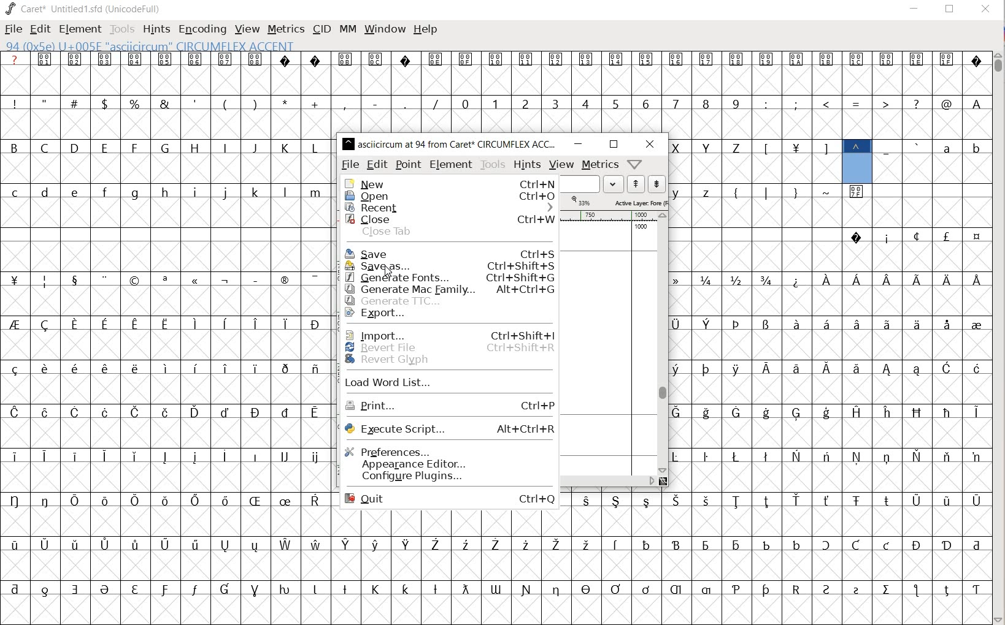 Image resolution: width=1005 pixels, height=625 pixels. What do you see at coordinates (448, 332) in the screenshot?
I see `Import` at bounding box center [448, 332].